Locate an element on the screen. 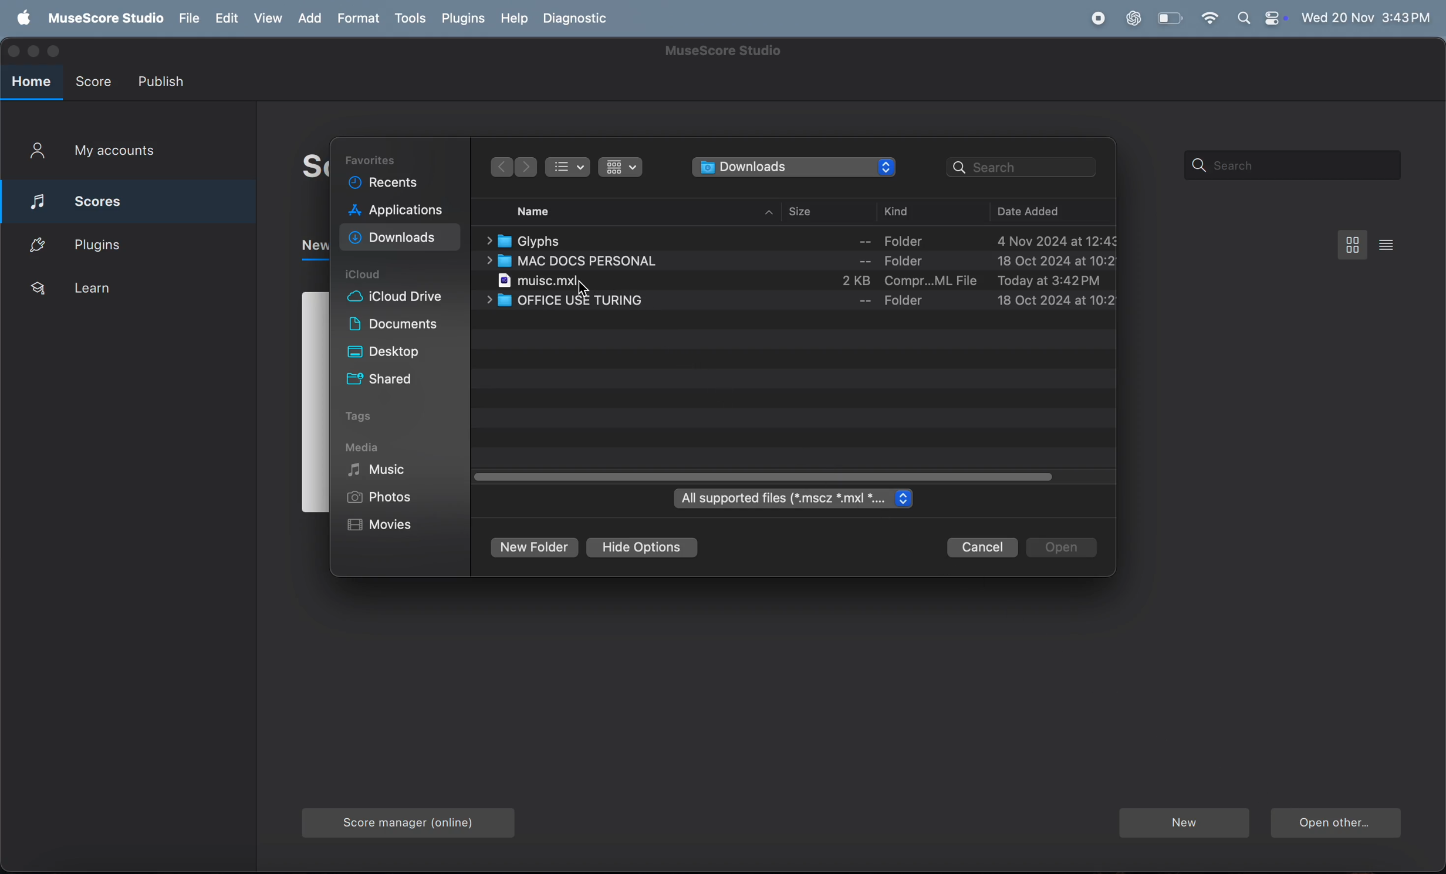 This screenshot has width=1446, height=874. downloads is located at coordinates (794, 168).